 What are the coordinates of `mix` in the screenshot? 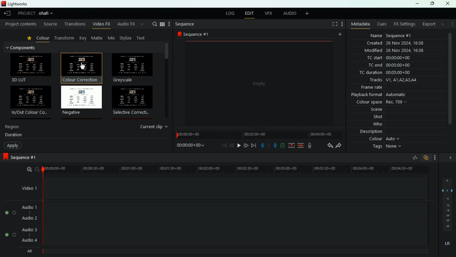 It's located at (112, 38).